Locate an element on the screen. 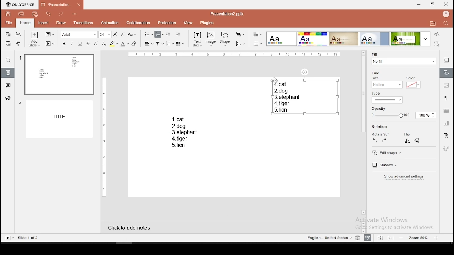 The height and width of the screenshot is (255, 454). English is located at coordinates (326, 238).